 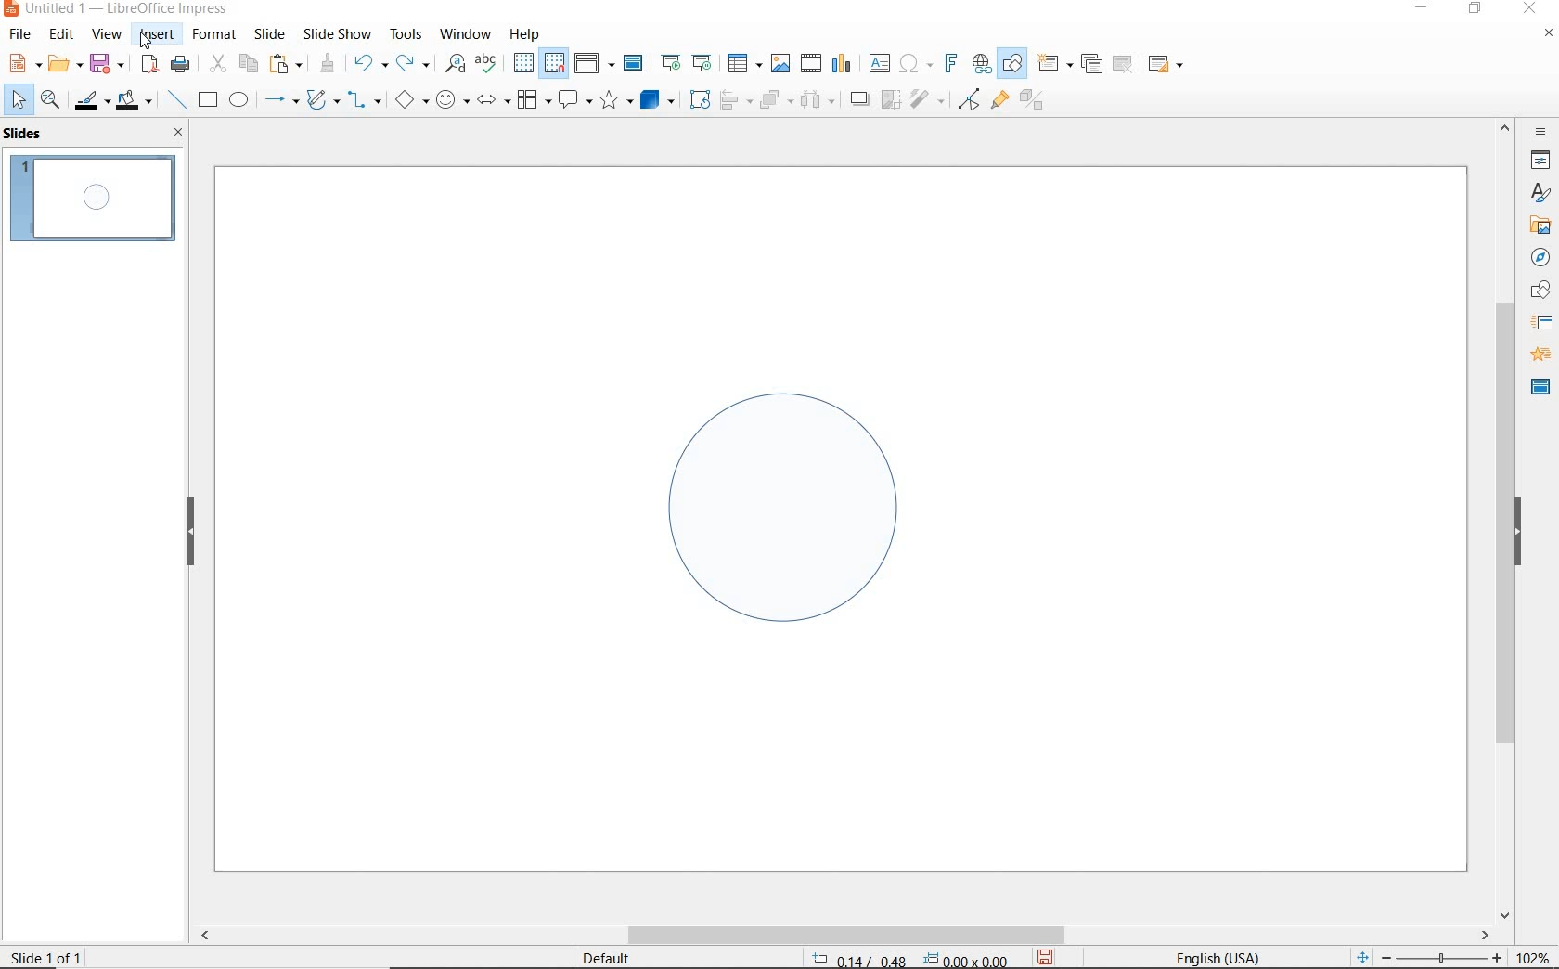 I want to click on navigator, so click(x=1539, y=256).